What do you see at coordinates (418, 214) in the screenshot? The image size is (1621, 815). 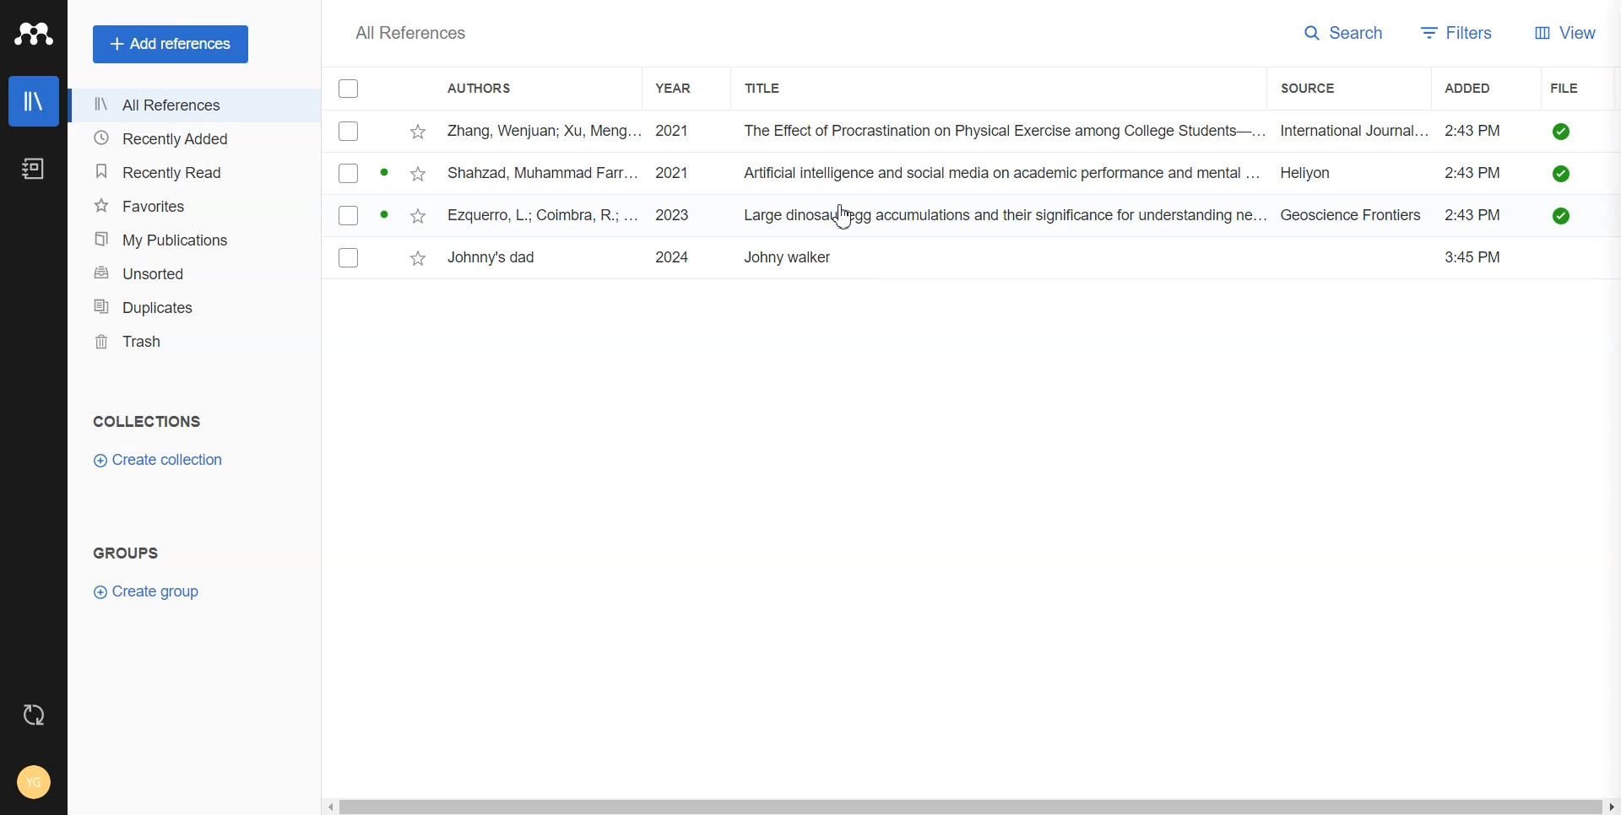 I see `Toggle favorites` at bounding box center [418, 214].